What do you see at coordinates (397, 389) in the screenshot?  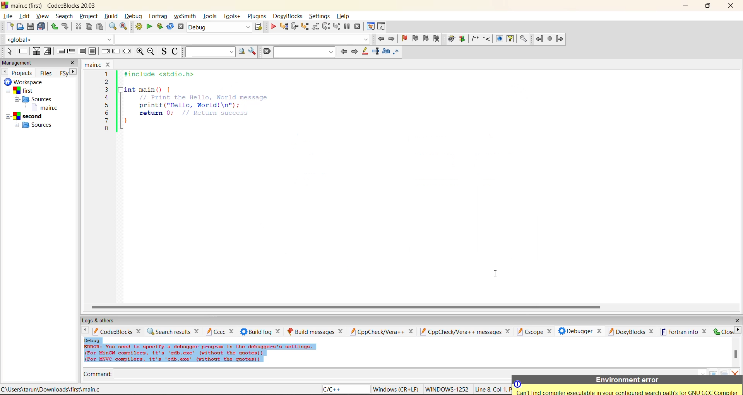 I see `Windows (CR+LF)` at bounding box center [397, 389].